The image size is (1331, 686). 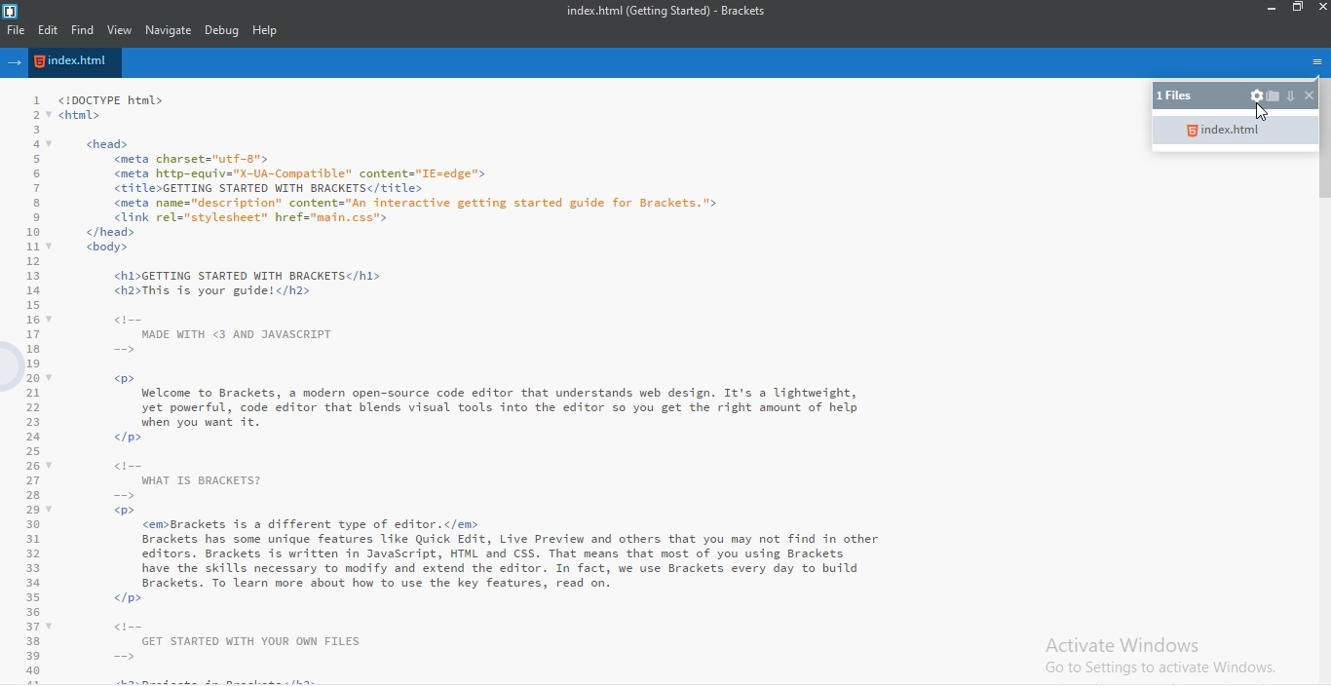 I want to click on Line Number, so click(x=25, y=387).